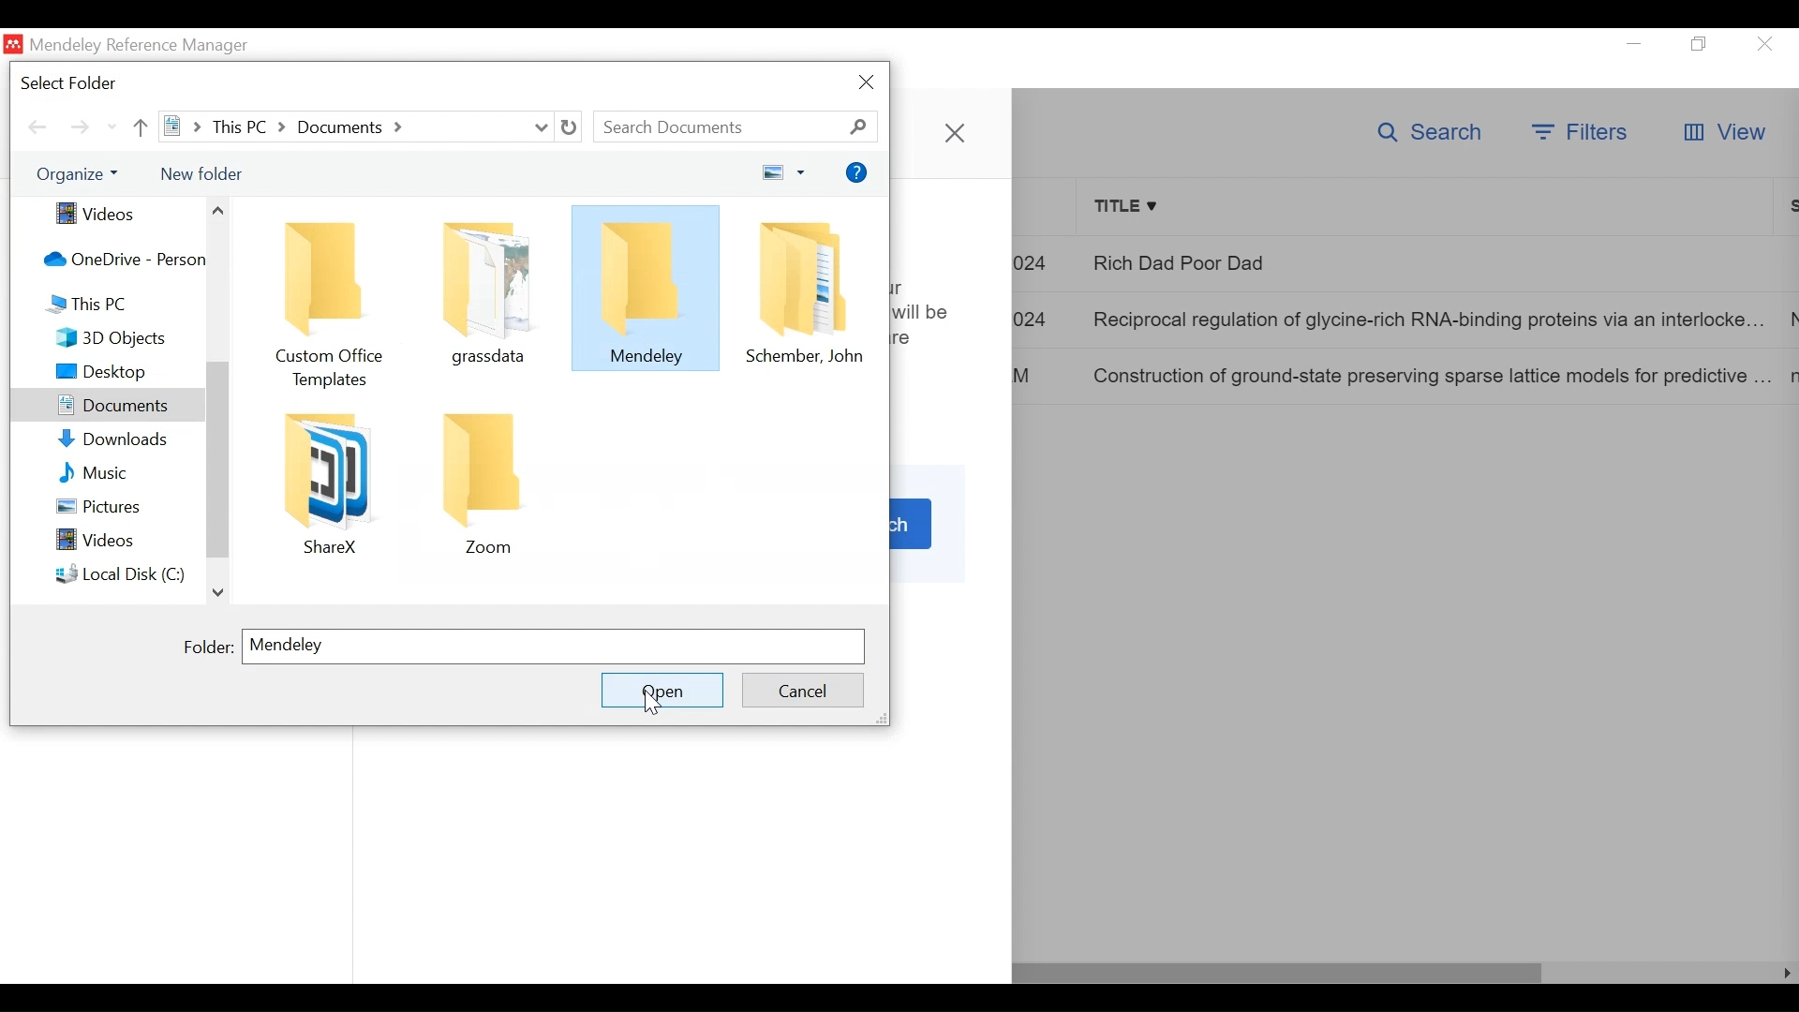 The width and height of the screenshot is (1799, 1012). What do you see at coordinates (482, 481) in the screenshot?
I see `Folder` at bounding box center [482, 481].